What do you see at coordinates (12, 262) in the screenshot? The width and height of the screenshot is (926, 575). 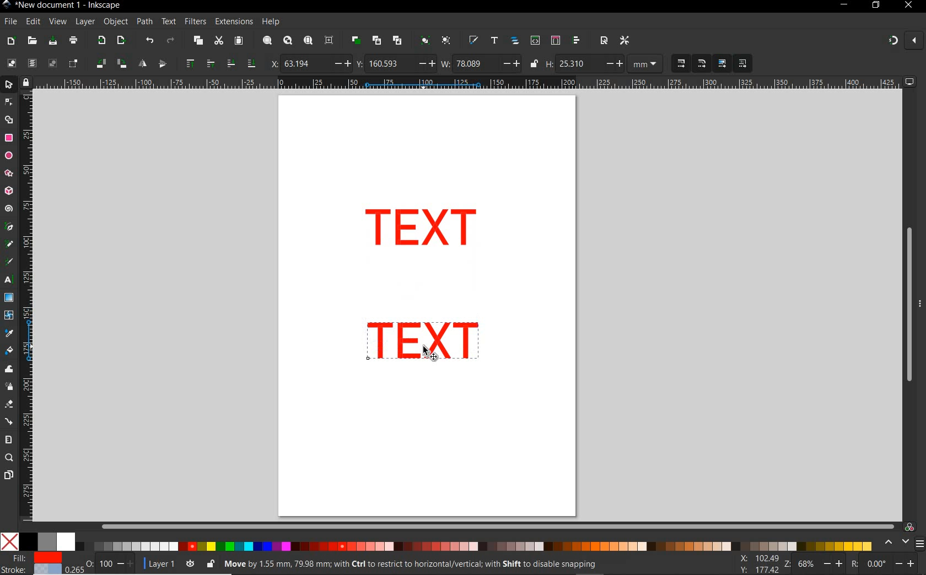 I see `calligraphy tool` at bounding box center [12, 262].